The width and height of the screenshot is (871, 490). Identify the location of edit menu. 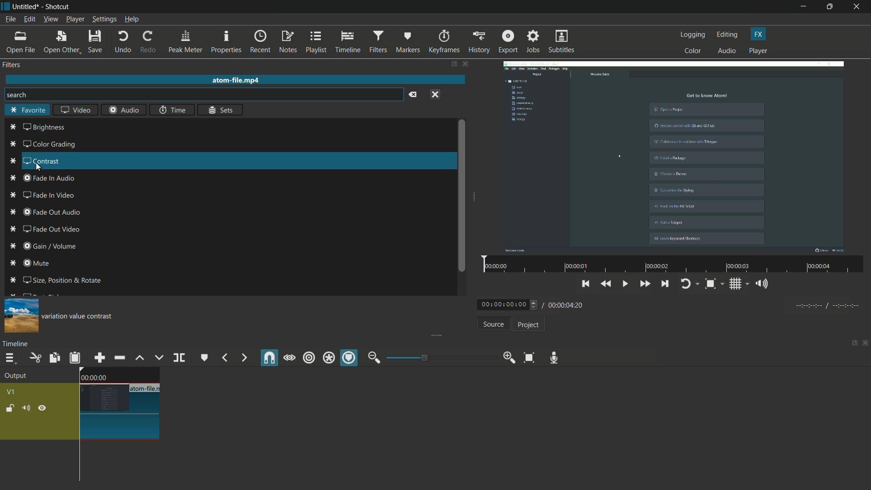
(28, 20).